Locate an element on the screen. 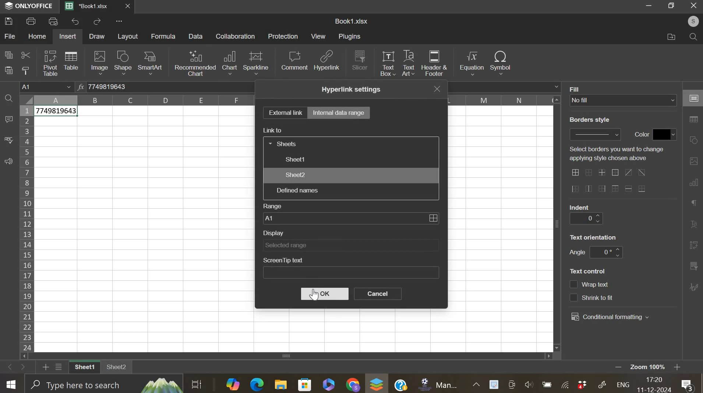  paste is located at coordinates (10, 70).